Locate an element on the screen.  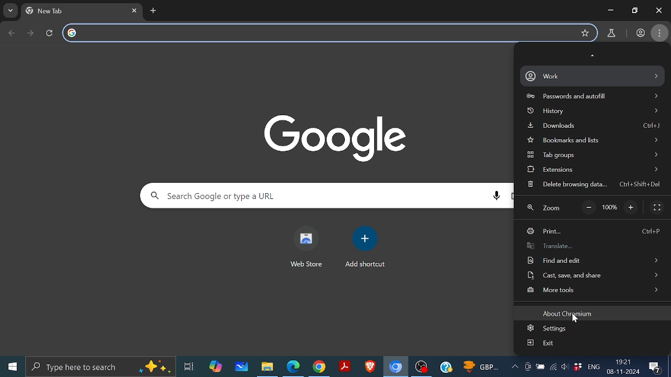
Delete browsing data ctrl+shift+del is located at coordinates (592, 184).